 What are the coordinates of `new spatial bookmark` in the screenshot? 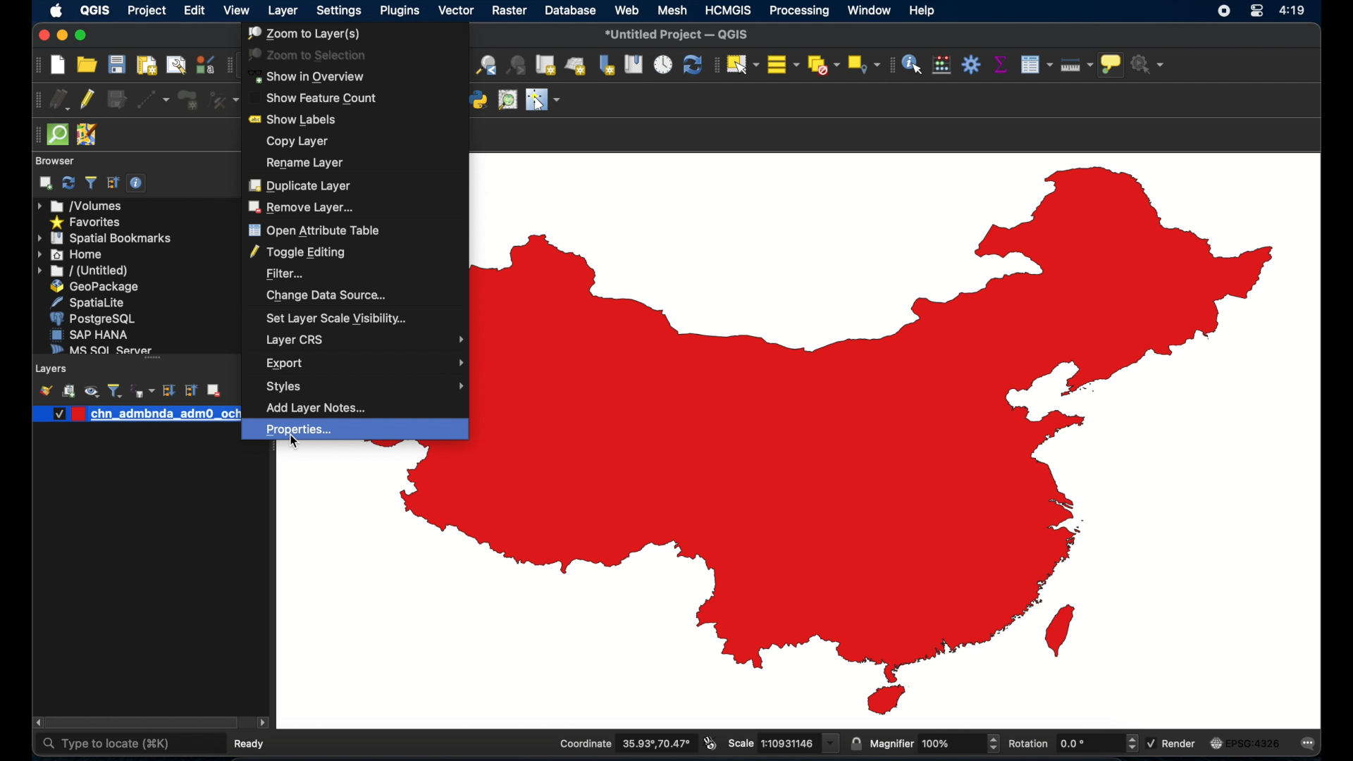 It's located at (608, 66).